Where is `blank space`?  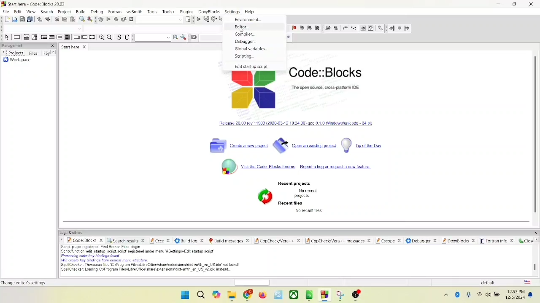
blank space is located at coordinates (211, 38).